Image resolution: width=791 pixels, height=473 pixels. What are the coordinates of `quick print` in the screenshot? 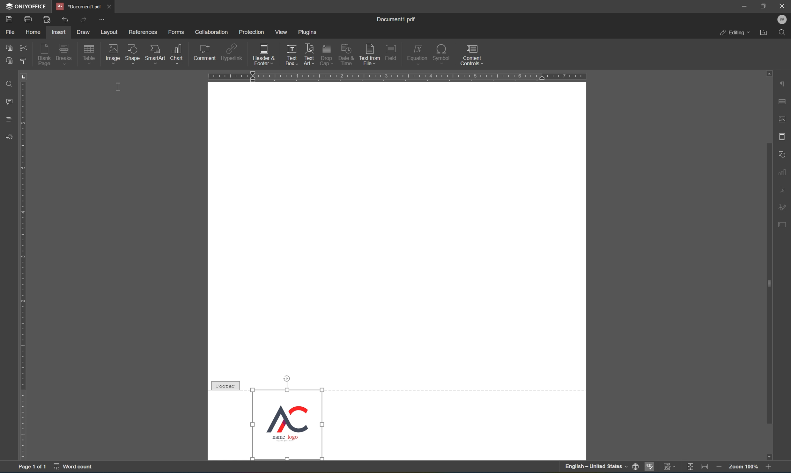 It's located at (47, 20).